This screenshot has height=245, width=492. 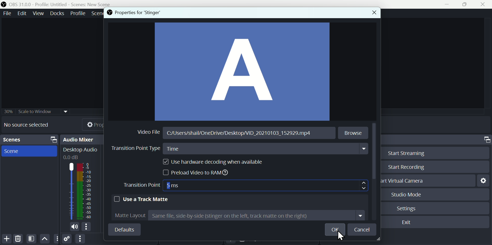 I want to click on Scroll bar, so click(x=375, y=152).